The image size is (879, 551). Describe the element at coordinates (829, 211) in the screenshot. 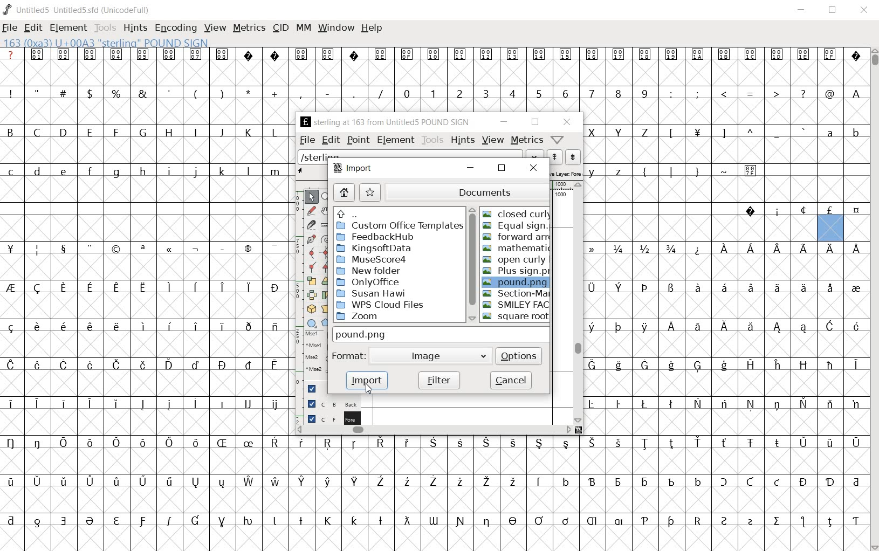

I see `Symbol` at that location.